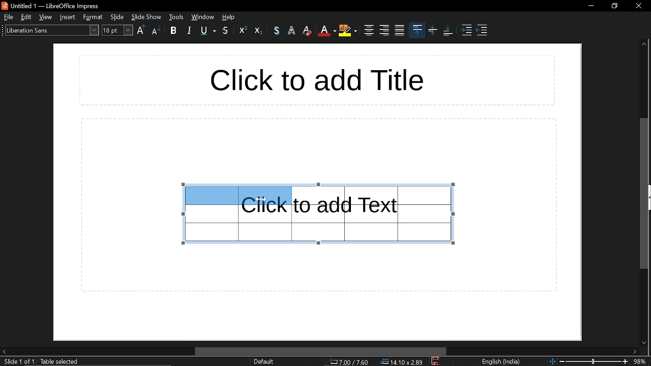  I want to click on move up, so click(644, 45).